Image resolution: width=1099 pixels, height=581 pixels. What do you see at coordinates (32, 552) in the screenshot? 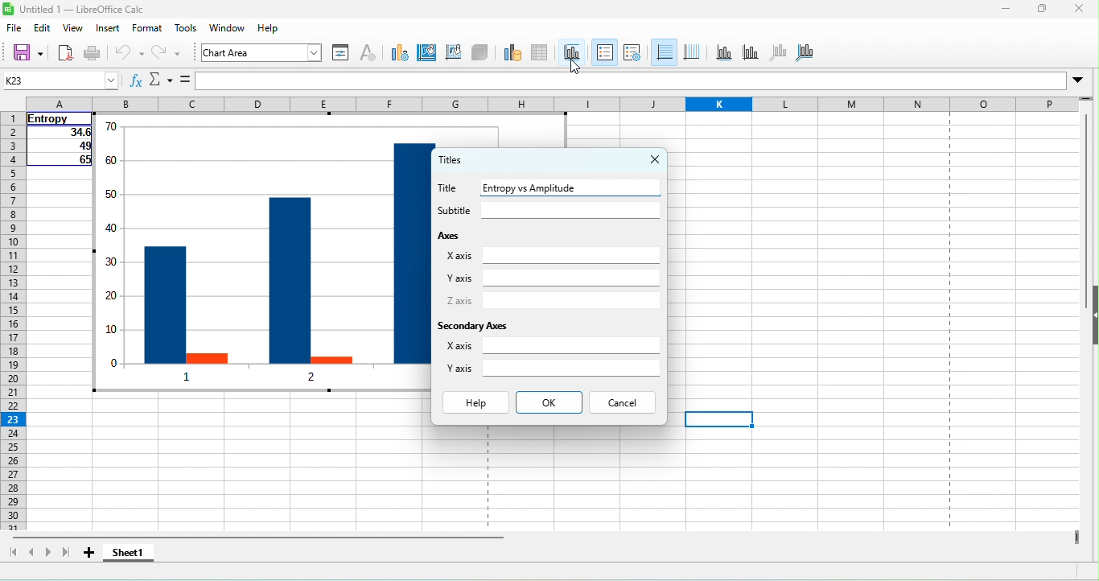
I see `scroll to previous sheet` at bounding box center [32, 552].